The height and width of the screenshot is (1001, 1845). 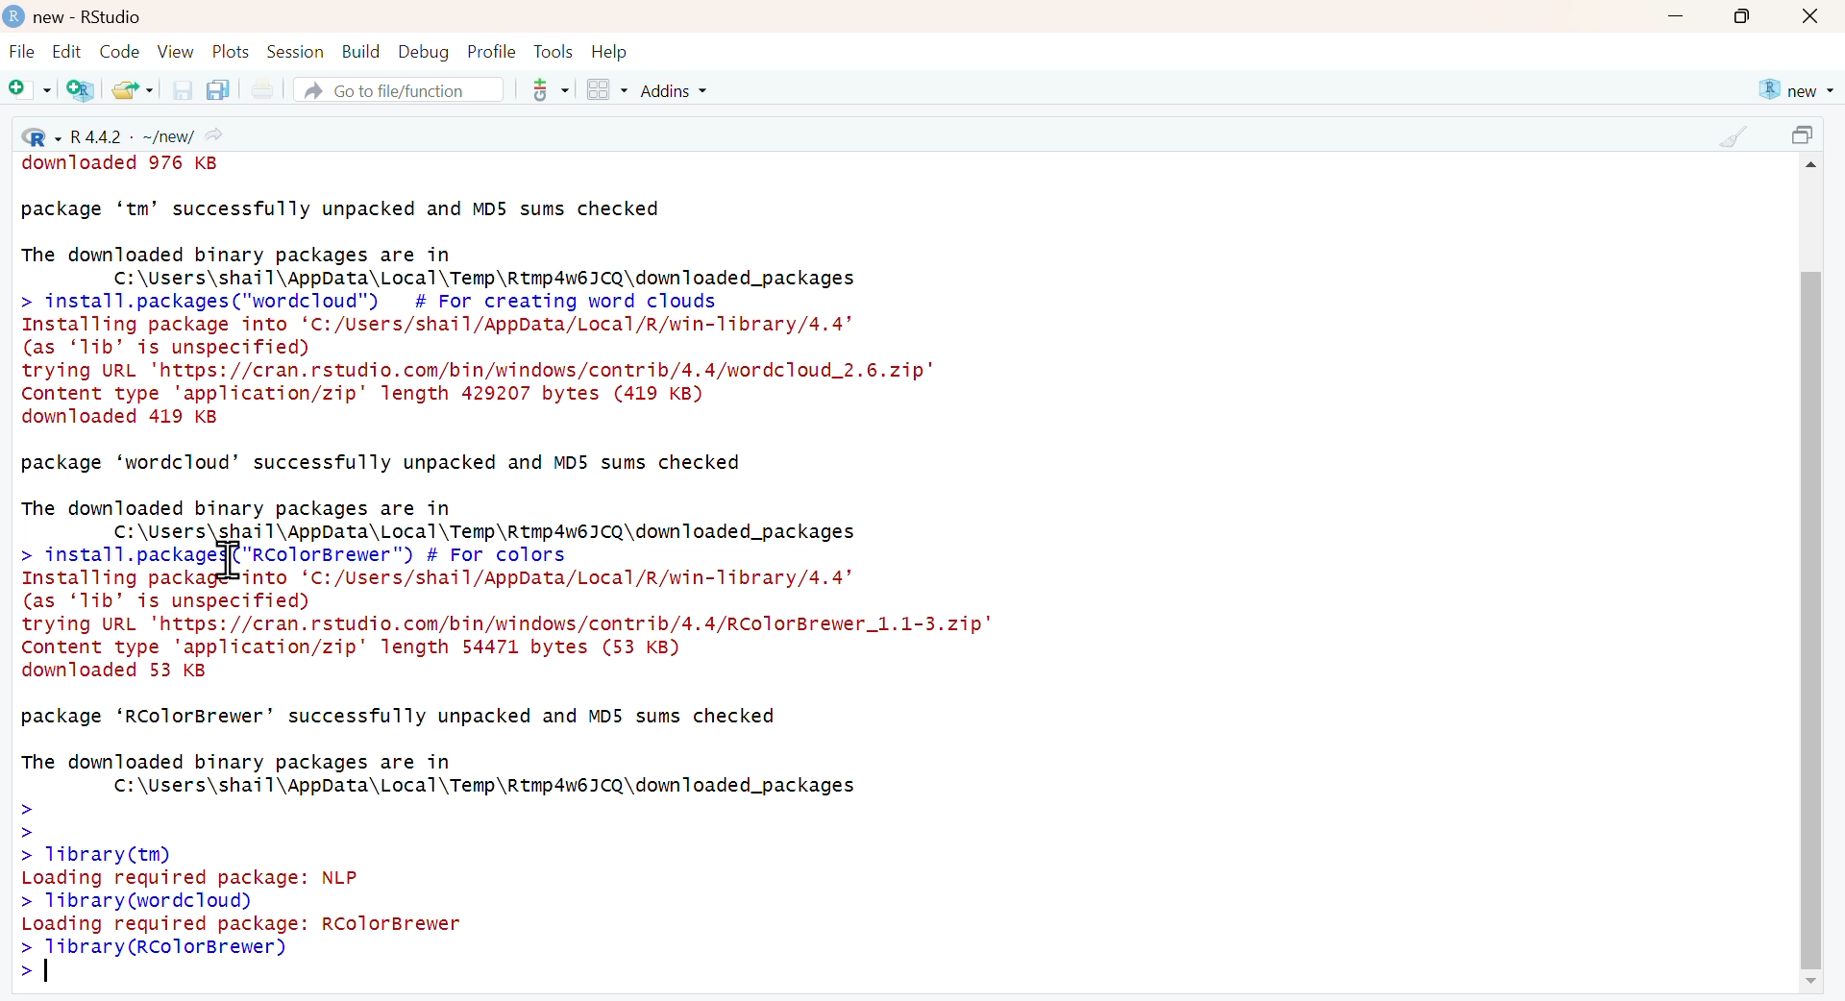 I want to click on View, so click(x=179, y=52).